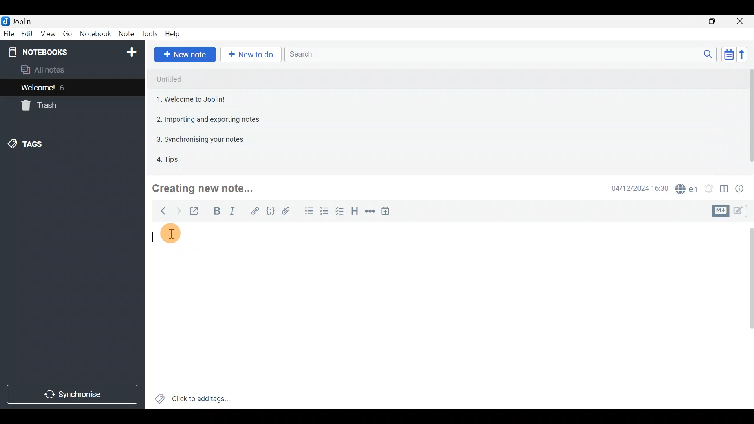  I want to click on Tools, so click(147, 33).